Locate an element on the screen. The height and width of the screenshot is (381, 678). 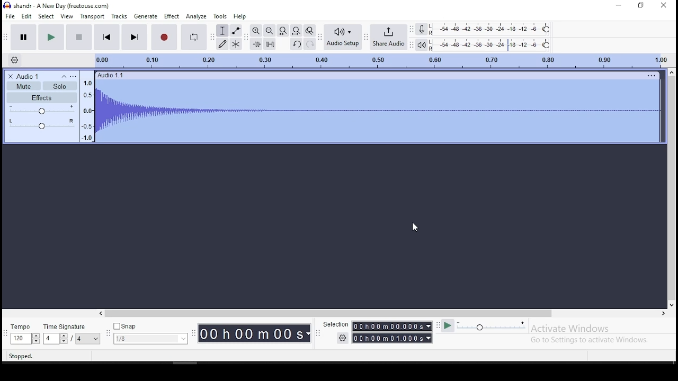
enable looping is located at coordinates (194, 37).